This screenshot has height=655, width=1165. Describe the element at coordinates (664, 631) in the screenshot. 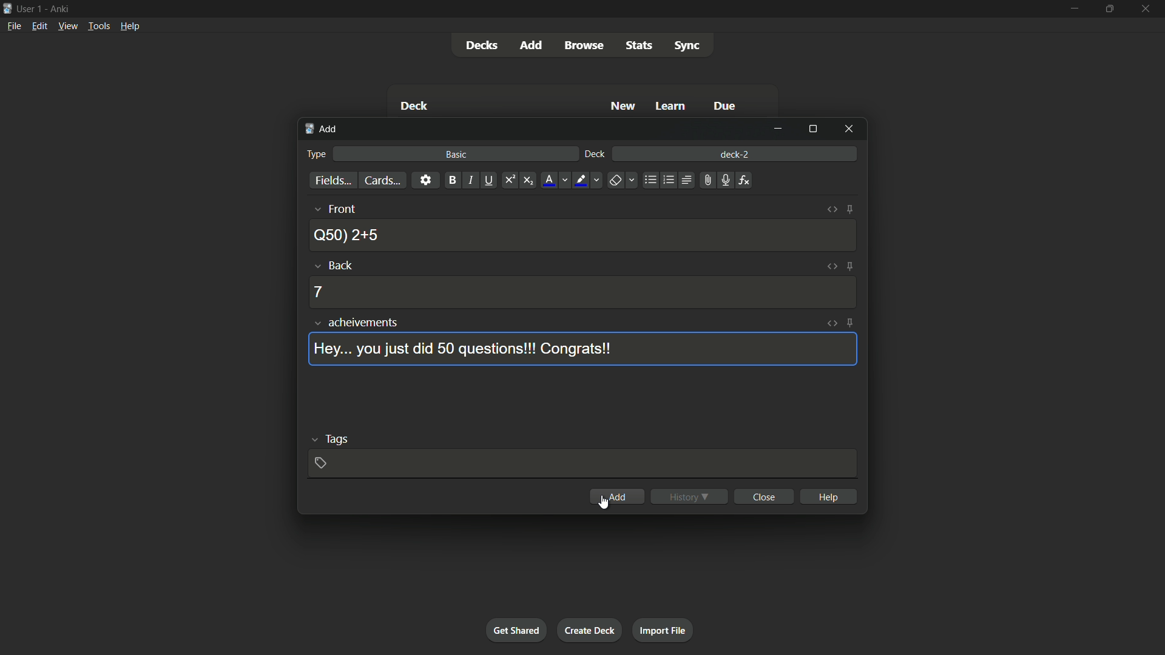

I see `import file` at that location.